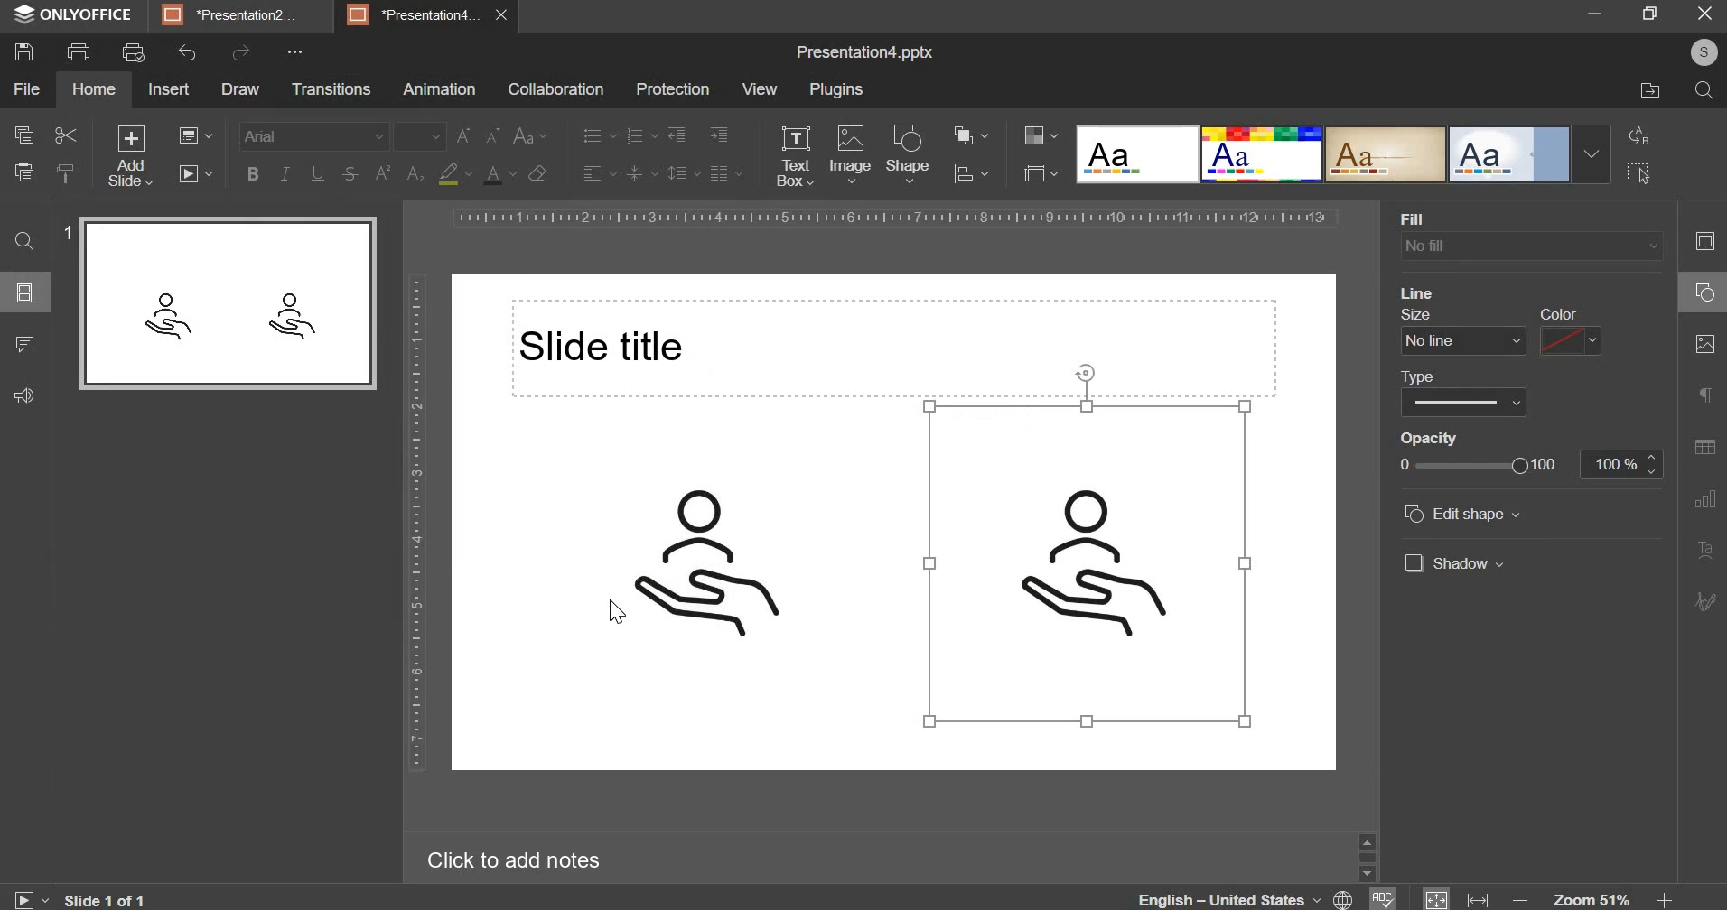  I want to click on increase zoom, so click(1664, 899).